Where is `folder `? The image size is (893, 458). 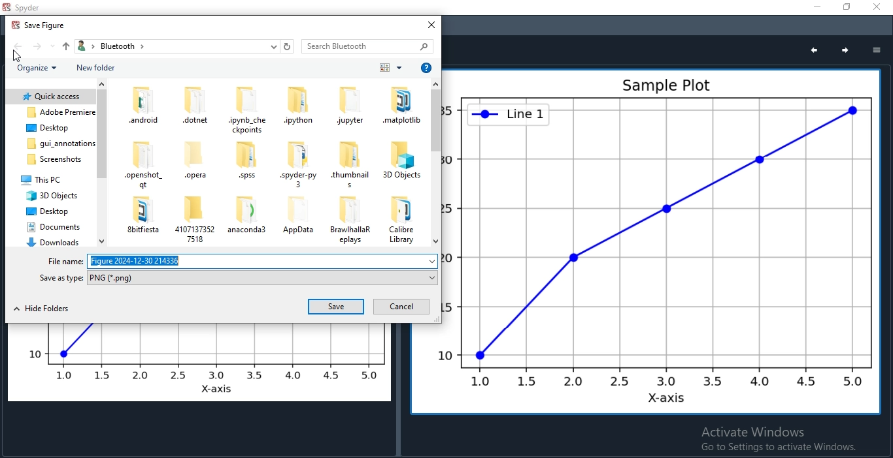 folder  is located at coordinates (50, 112).